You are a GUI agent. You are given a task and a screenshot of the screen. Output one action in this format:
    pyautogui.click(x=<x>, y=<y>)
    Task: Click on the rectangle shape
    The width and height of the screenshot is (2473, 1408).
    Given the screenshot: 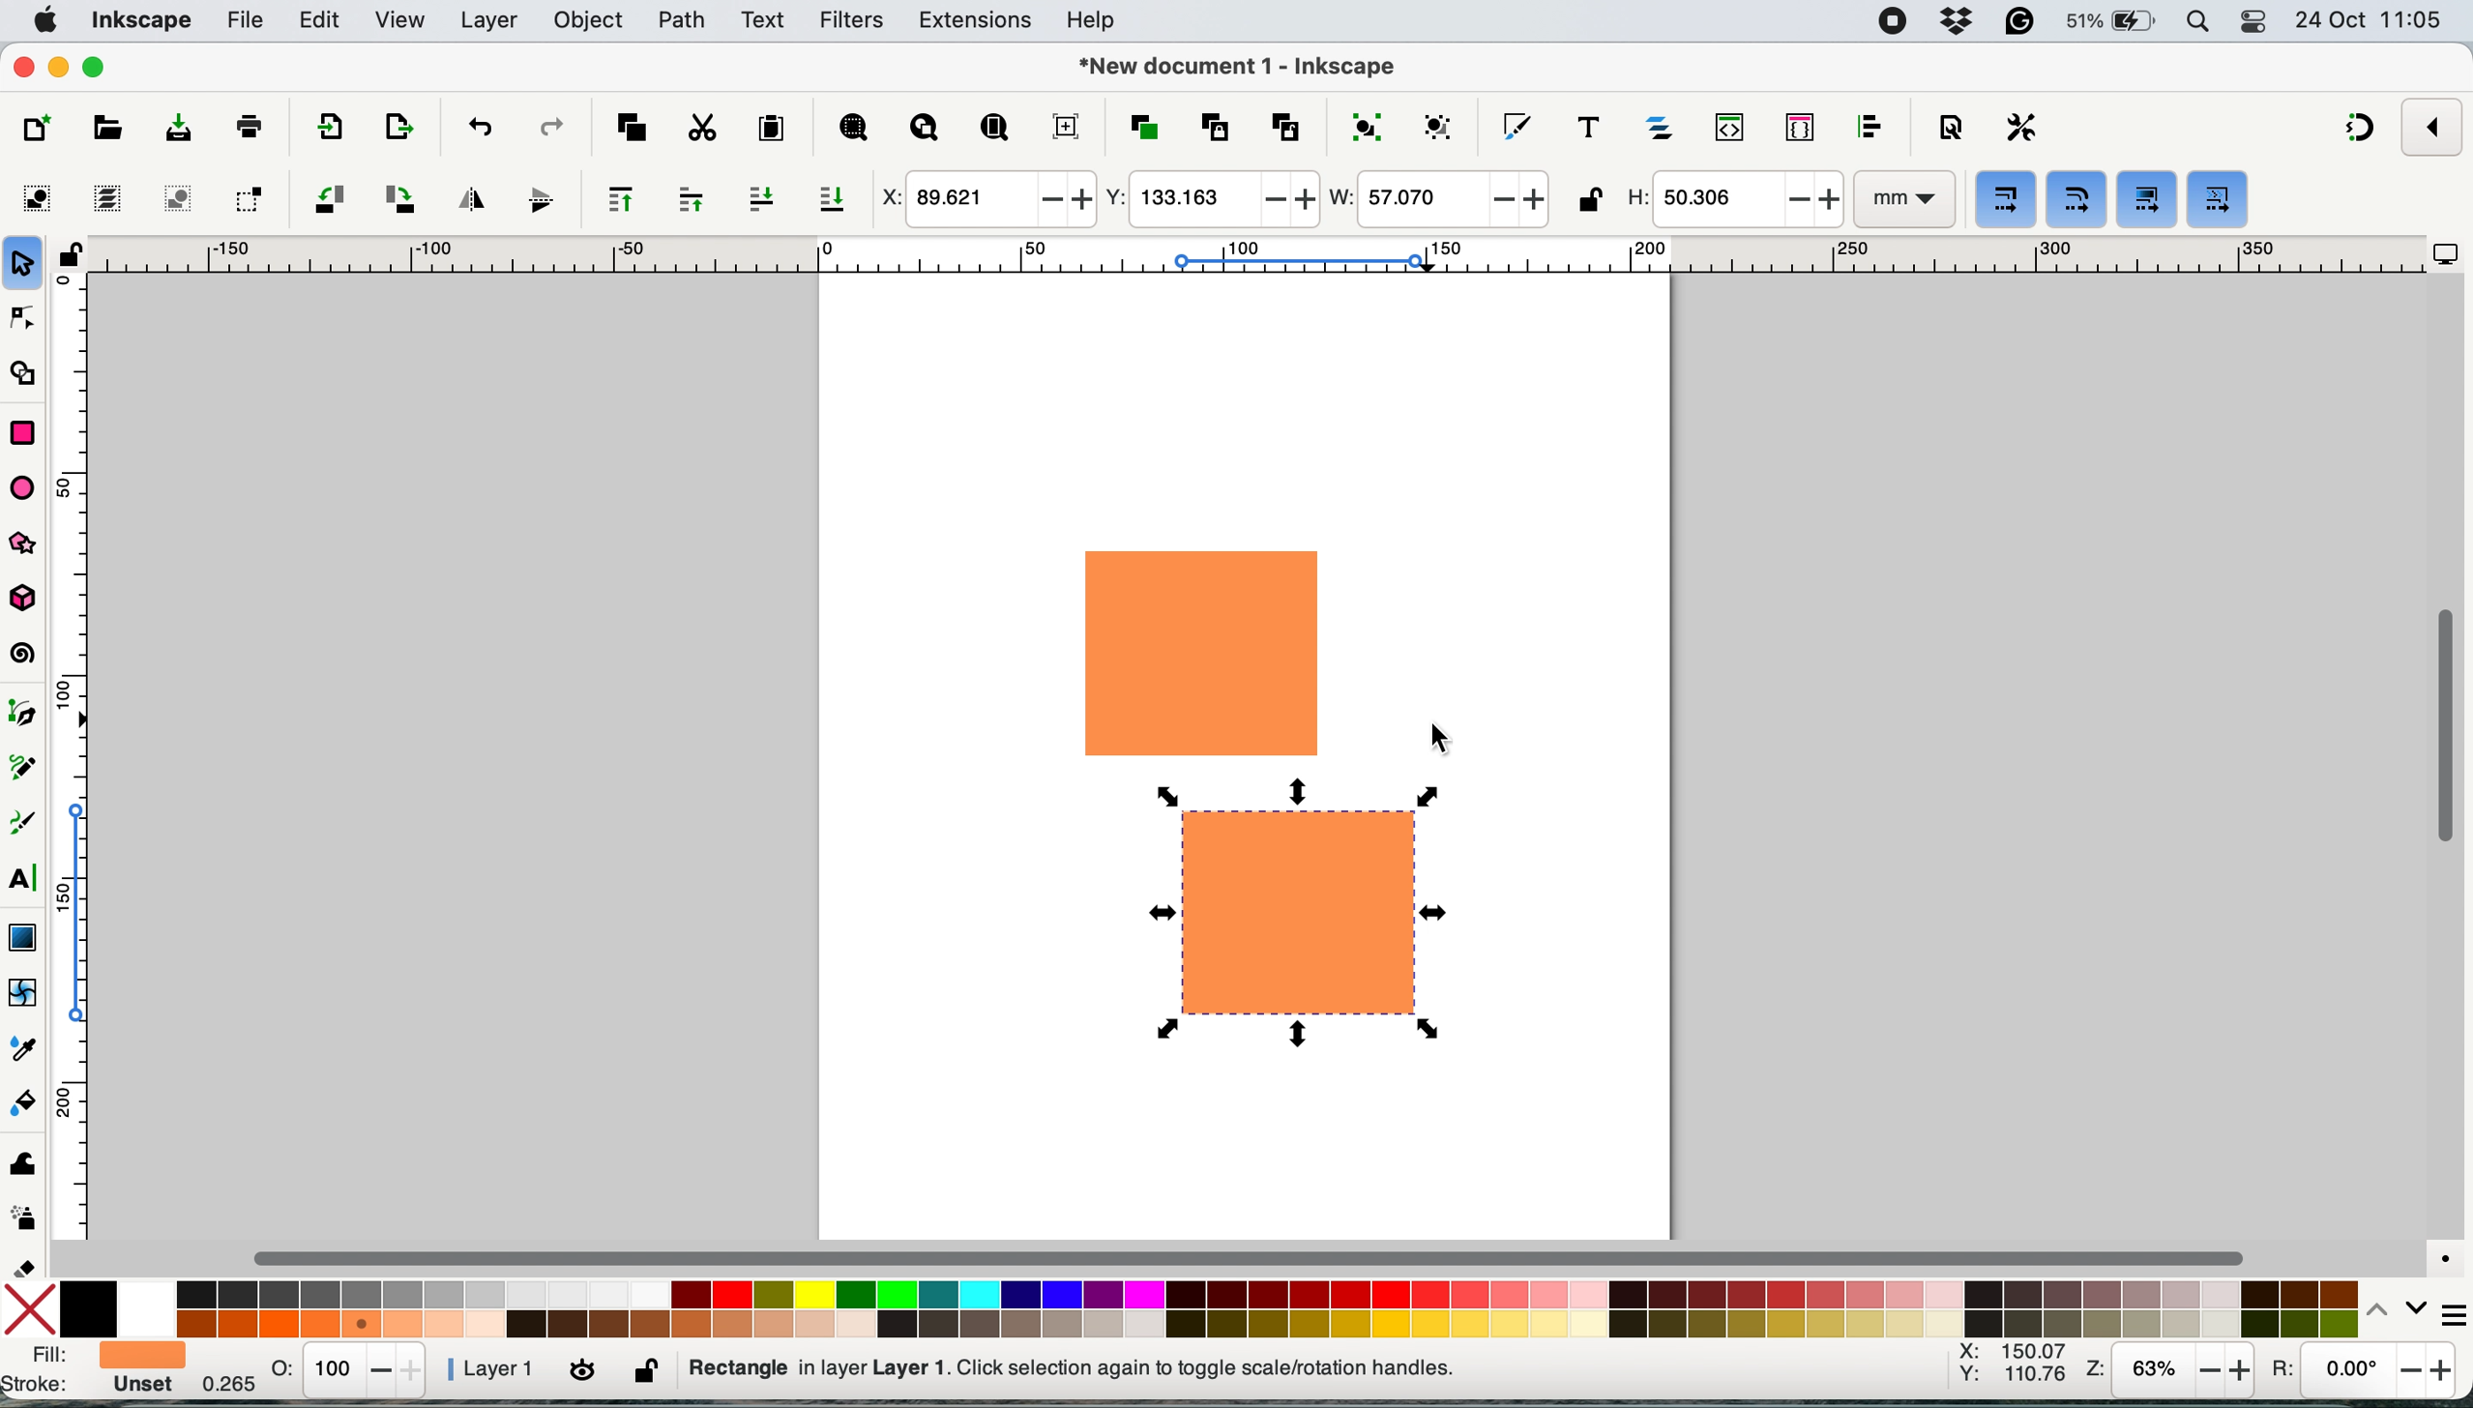 What is the action you would take?
    pyautogui.click(x=1202, y=653)
    